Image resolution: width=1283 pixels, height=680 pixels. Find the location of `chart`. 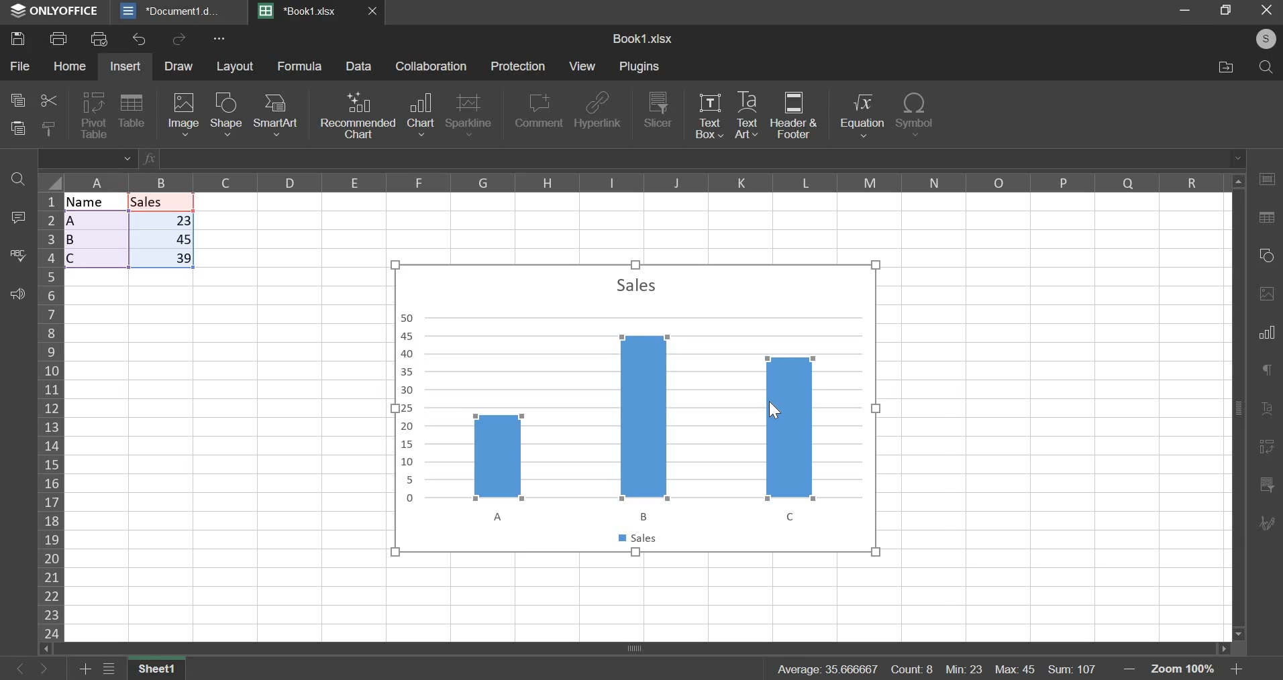

chart is located at coordinates (636, 406).